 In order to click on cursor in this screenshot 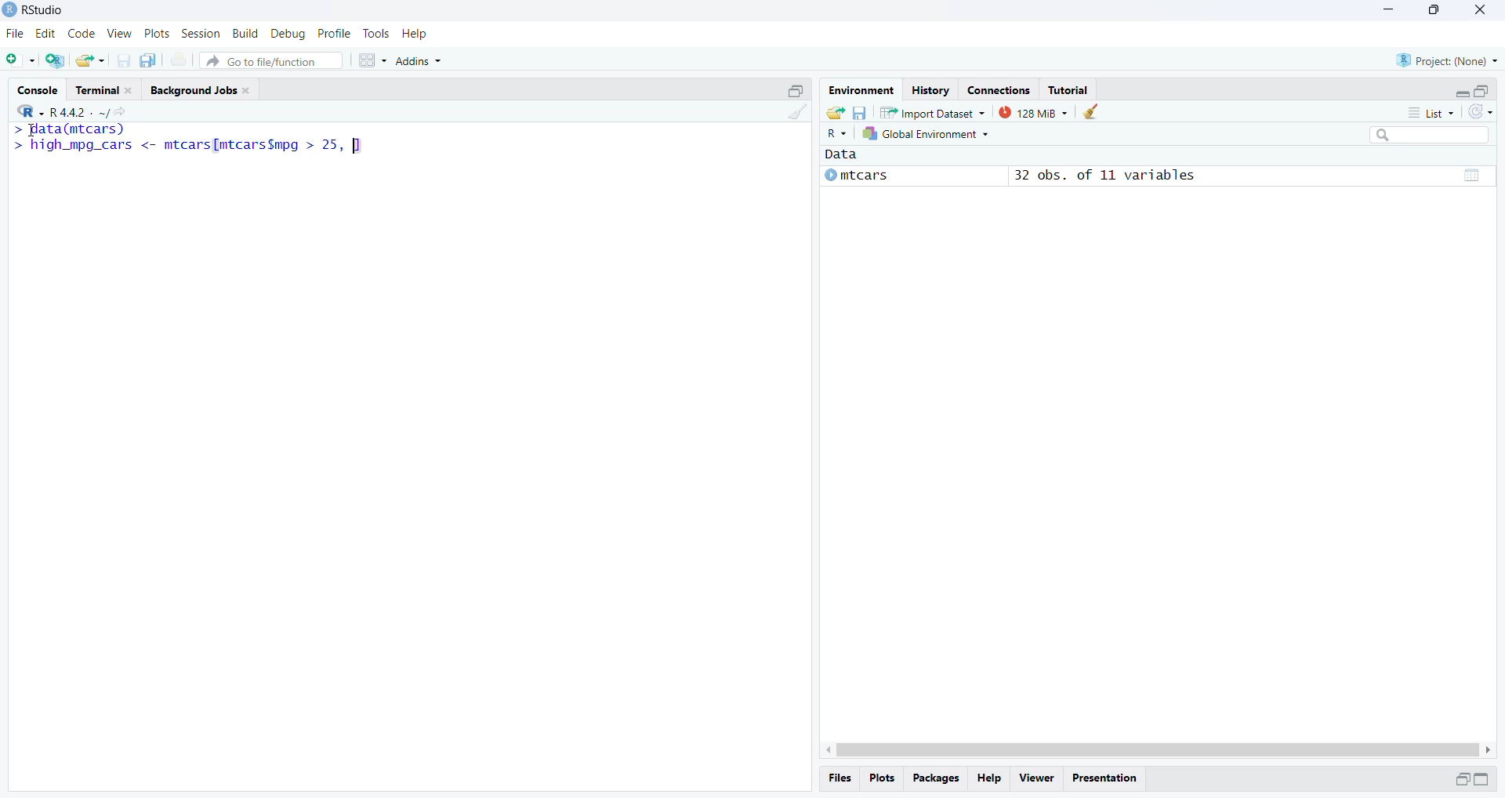, I will do `click(29, 132)`.